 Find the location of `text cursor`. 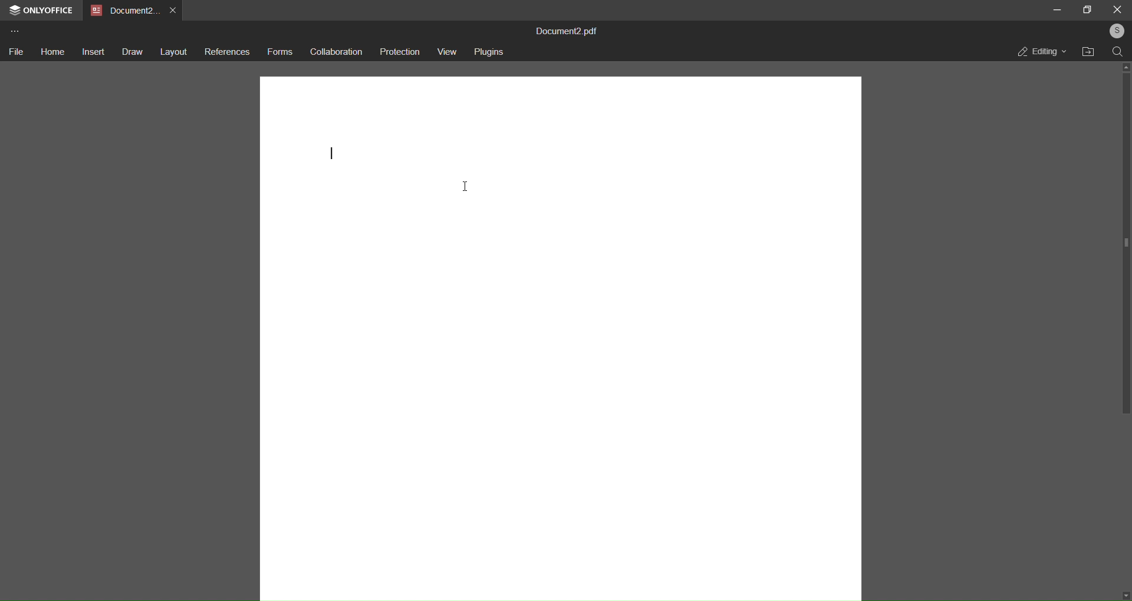

text cursor is located at coordinates (331, 154).